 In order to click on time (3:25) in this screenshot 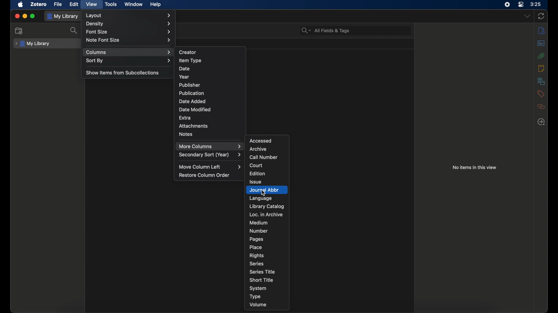, I will do `click(536, 4)`.